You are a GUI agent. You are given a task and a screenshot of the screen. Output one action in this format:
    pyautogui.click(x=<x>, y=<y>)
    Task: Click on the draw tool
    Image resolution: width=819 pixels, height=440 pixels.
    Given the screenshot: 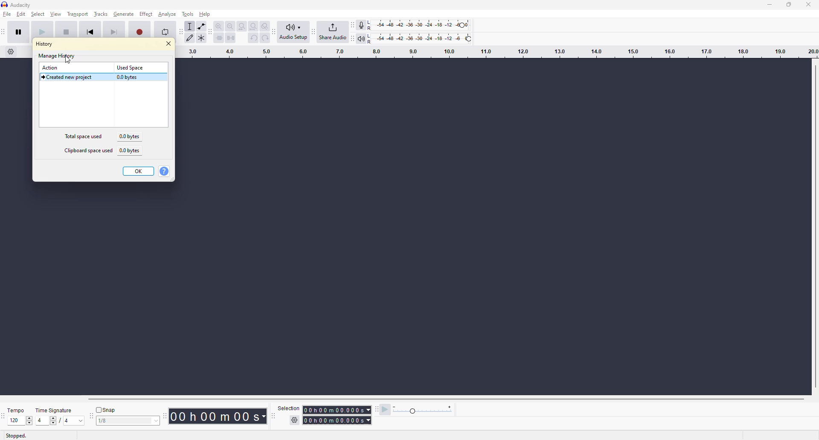 What is the action you would take?
    pyautogui.click(x=192, y=39)
    